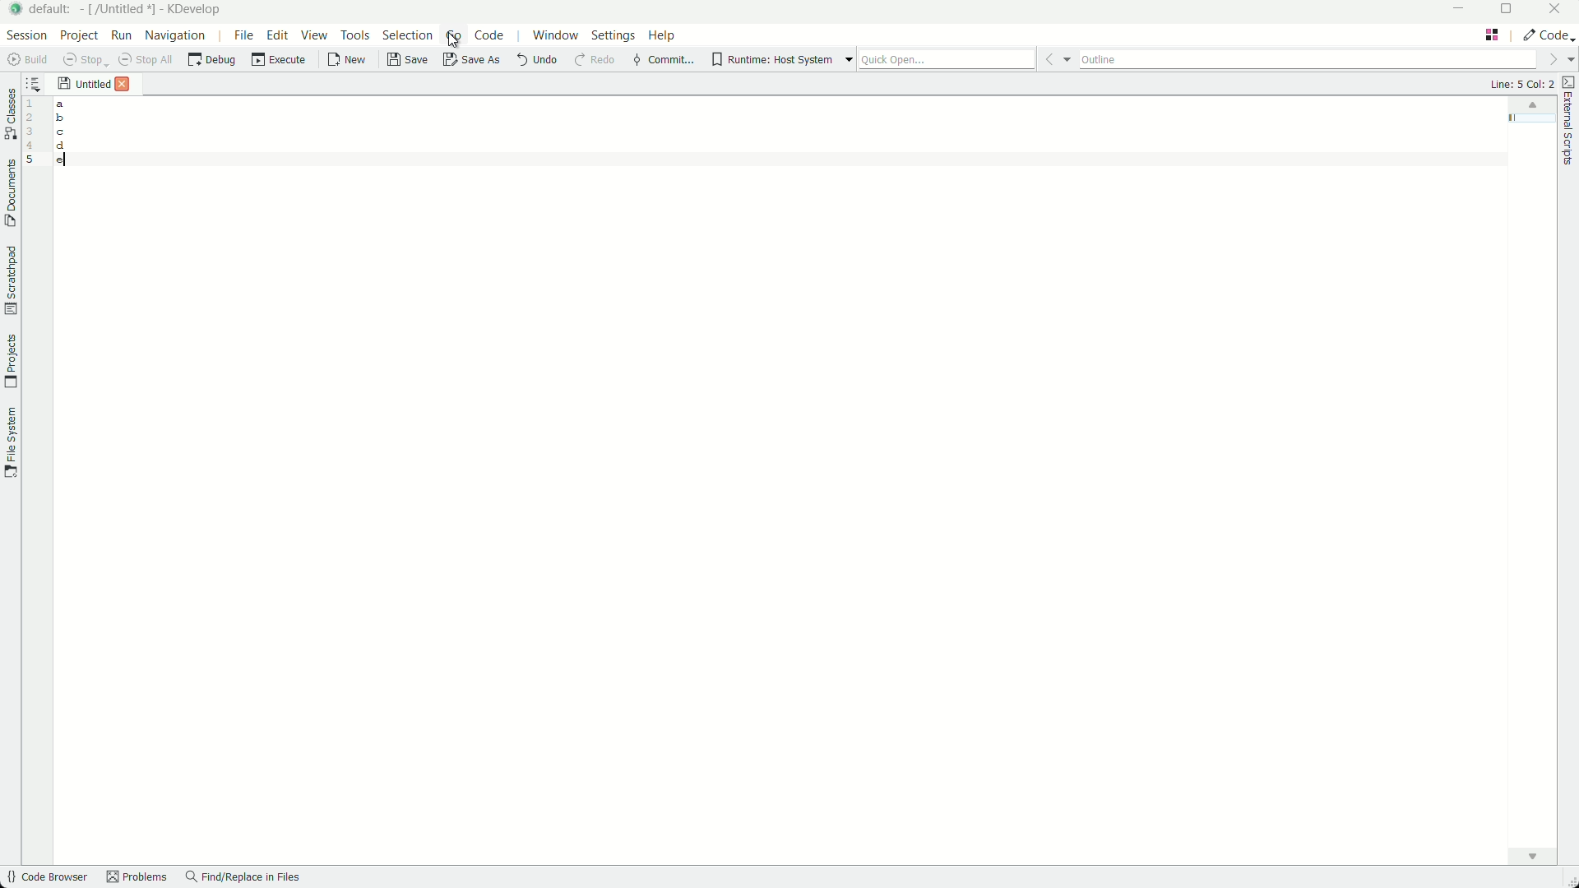 Image resolution: width=1579 pixels, height=888 pixels. What do you see at coordinates (356, 37) in the screenshot?
I see `tools` at bounding box center [356, 37].